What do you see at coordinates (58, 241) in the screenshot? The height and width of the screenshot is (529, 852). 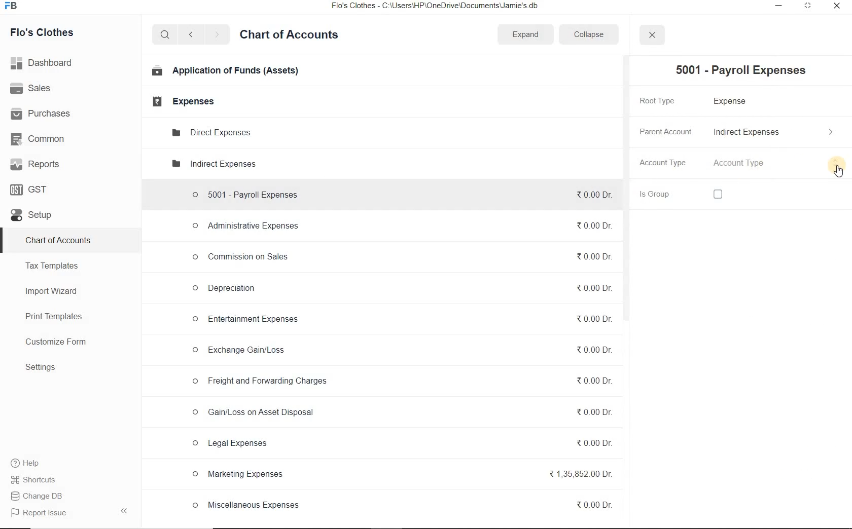 I see `Chart of Accounts` at bounding box center [58, 241].